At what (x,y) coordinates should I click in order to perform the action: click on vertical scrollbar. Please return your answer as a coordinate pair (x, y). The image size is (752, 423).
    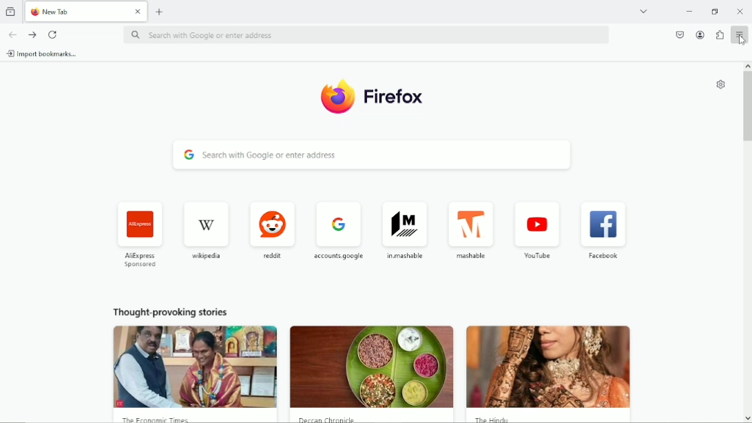
    Looking at the image, I should click on (747, 111).